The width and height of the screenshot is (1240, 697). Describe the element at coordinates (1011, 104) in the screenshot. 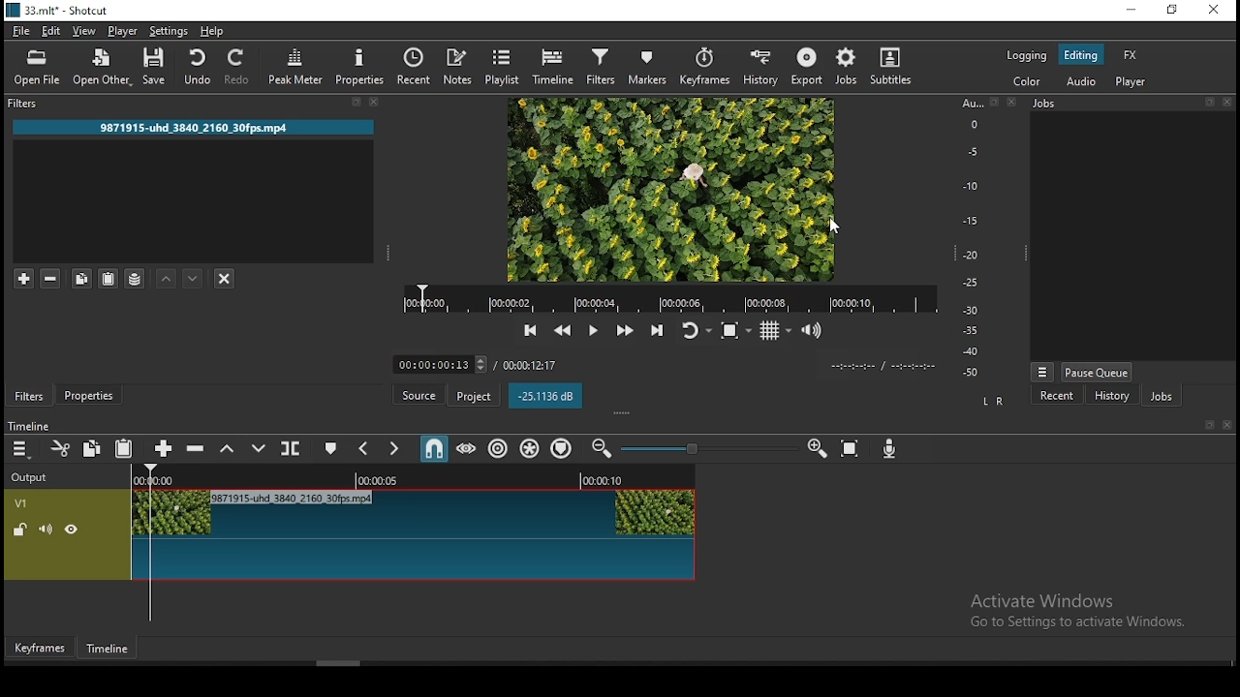

I see `close` at that location.